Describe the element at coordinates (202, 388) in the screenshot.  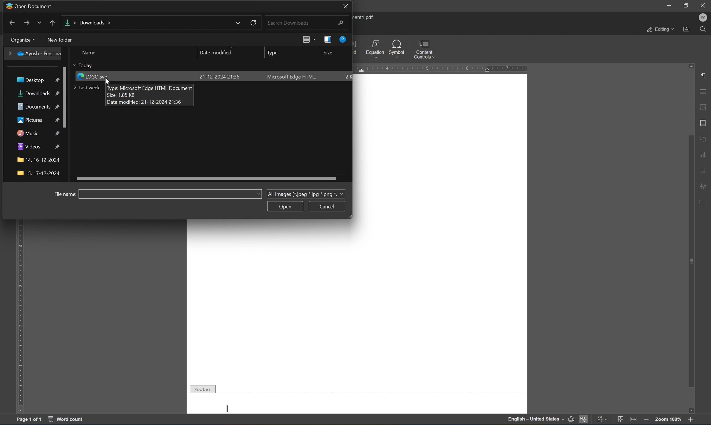
I see `Footer` at that location.